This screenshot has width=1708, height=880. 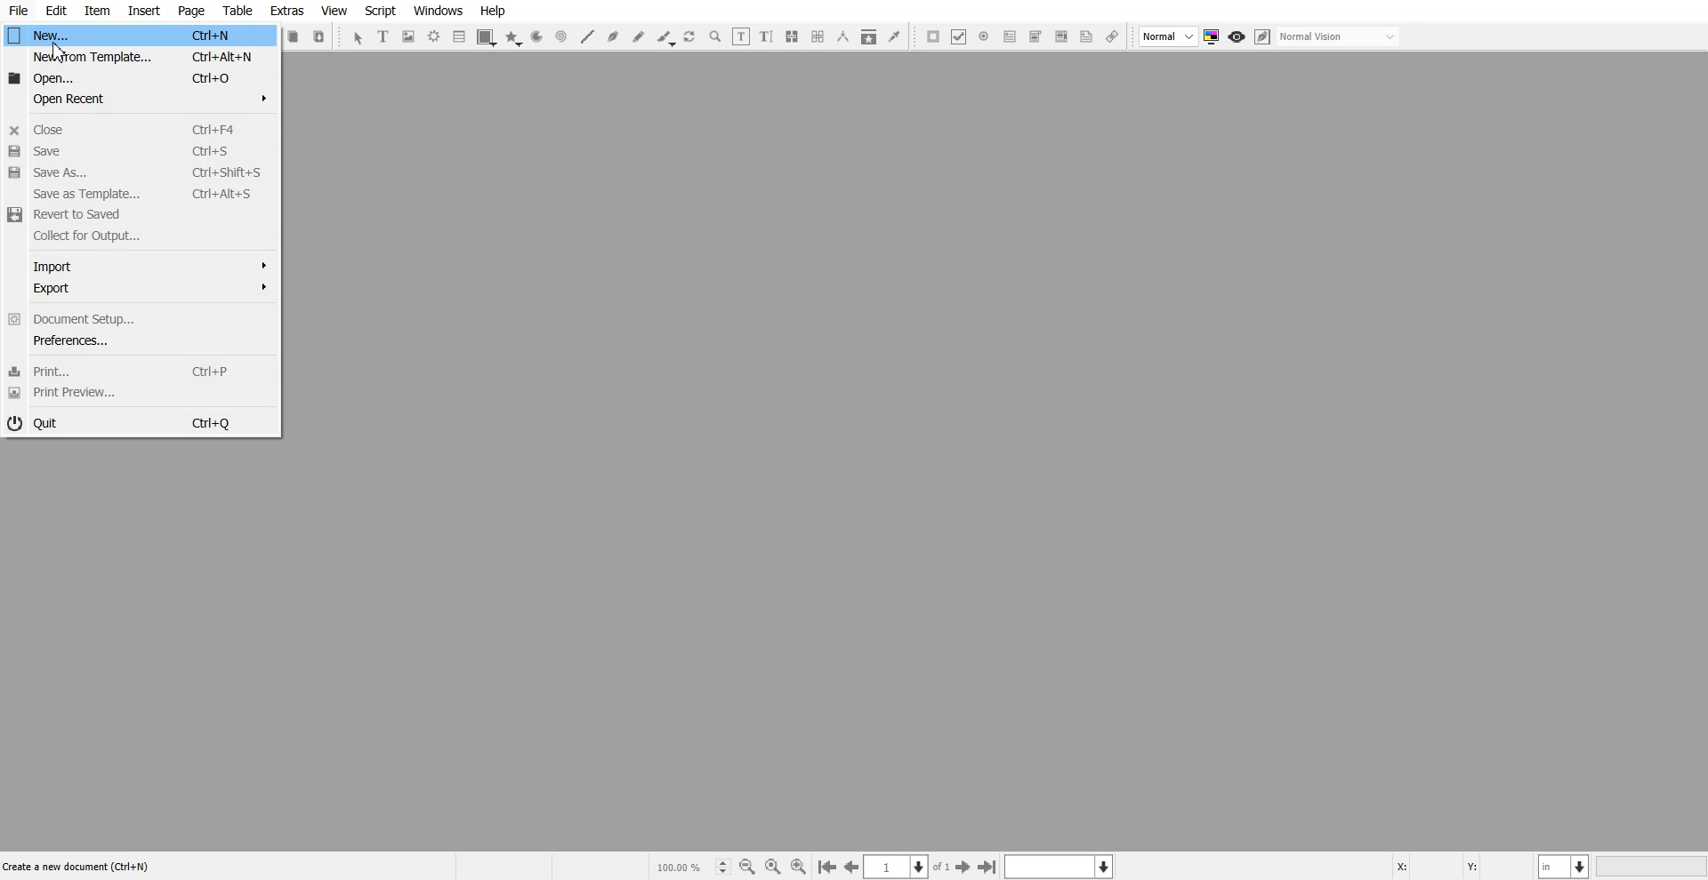 What do you see at coordinates (19, 11) in the screenshot?
I see `File` at bounding box center [19, 11].